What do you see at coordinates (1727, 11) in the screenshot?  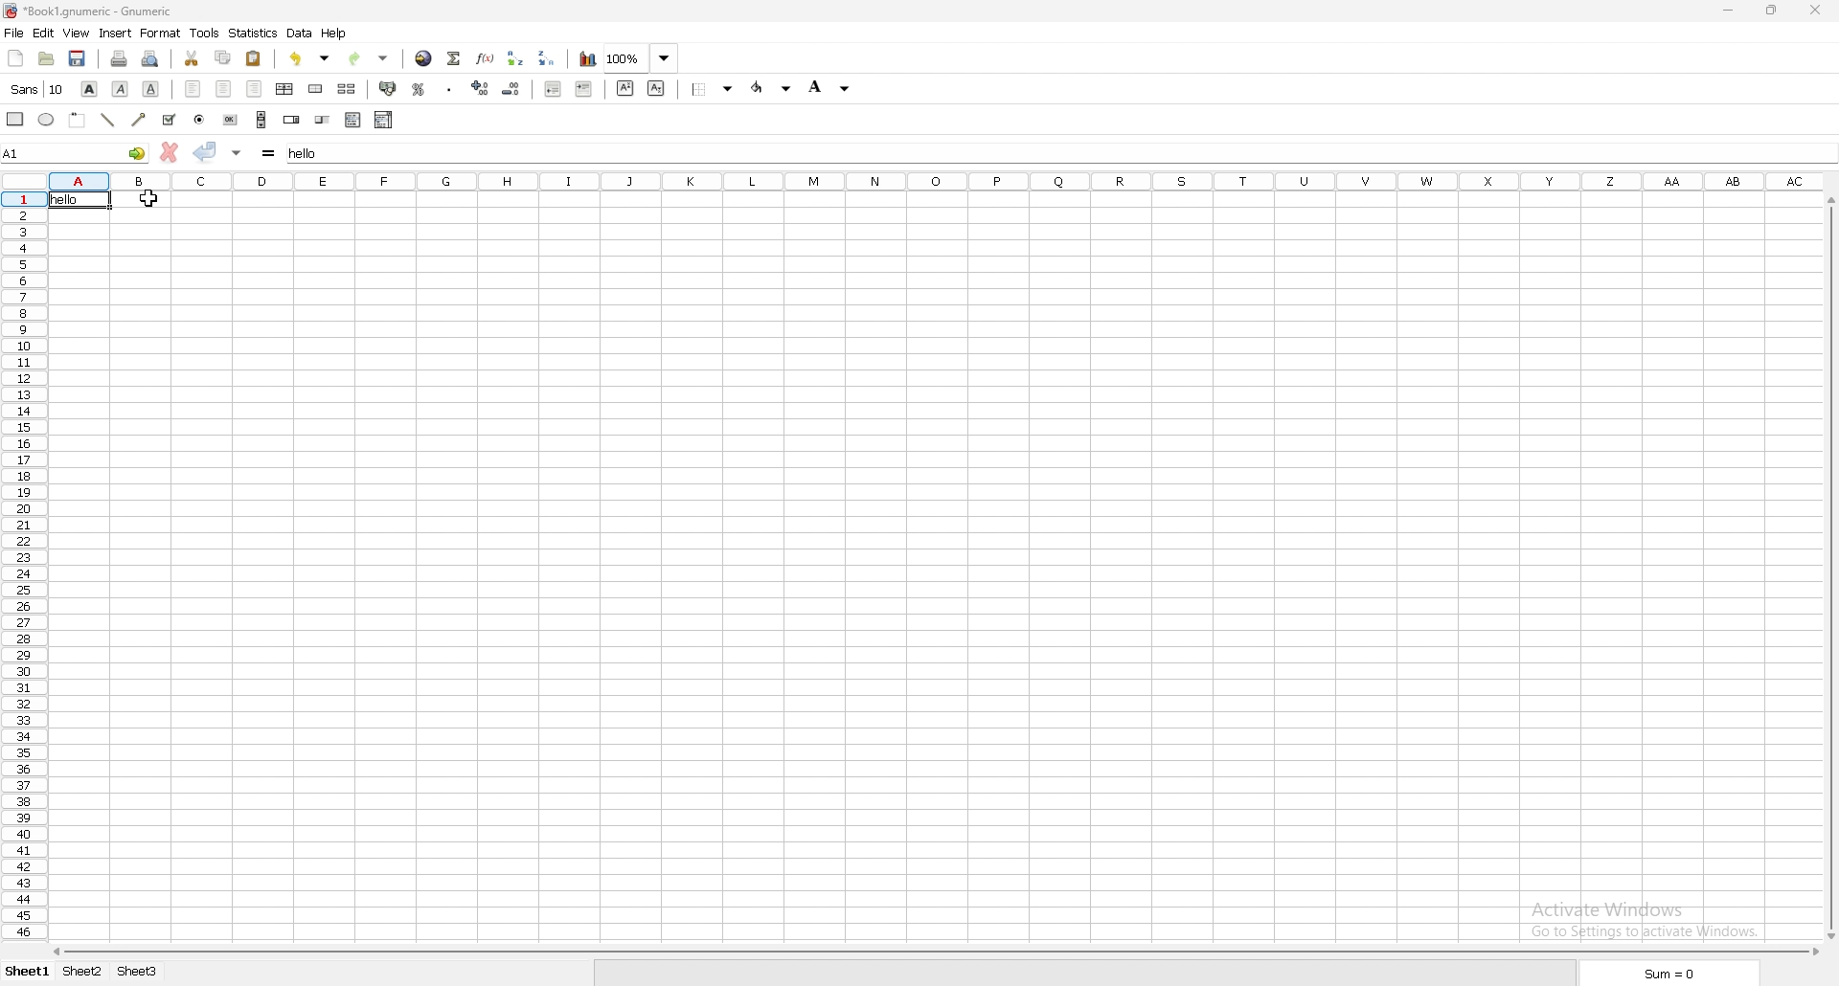 I see `minimize` at bounding box center [1727, 11].